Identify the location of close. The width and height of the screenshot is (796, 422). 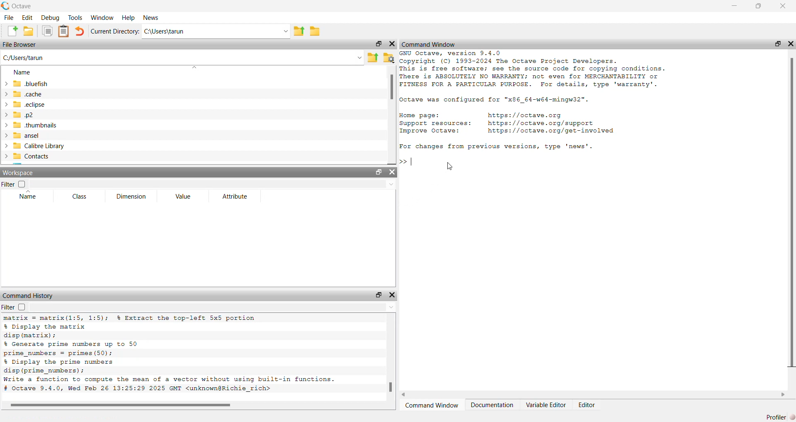
(392, 44).